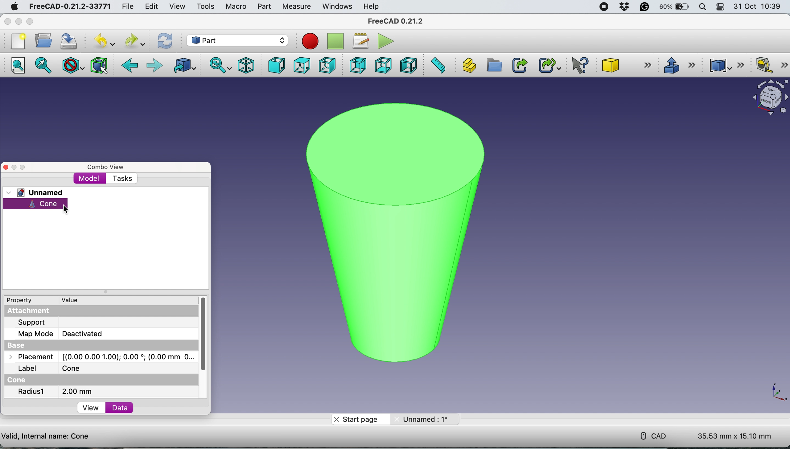 The image size is (790, 449). I want to click on part, so click(238, 40).